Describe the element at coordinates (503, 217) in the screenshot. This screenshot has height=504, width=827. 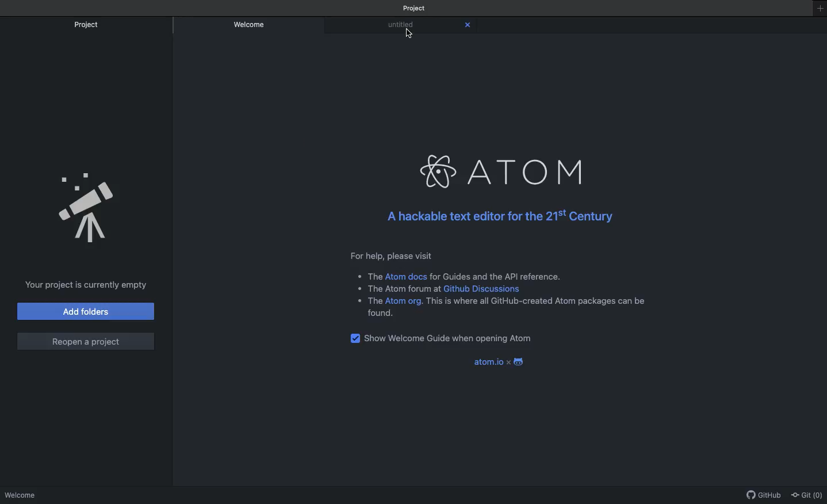
I see `Hackable text editor` at that location.